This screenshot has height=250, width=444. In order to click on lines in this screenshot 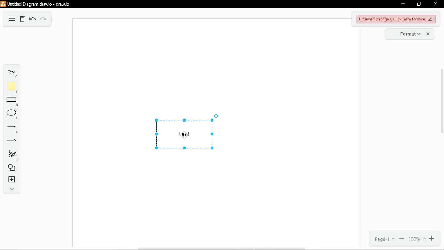, I will do `click(10, 129)`.